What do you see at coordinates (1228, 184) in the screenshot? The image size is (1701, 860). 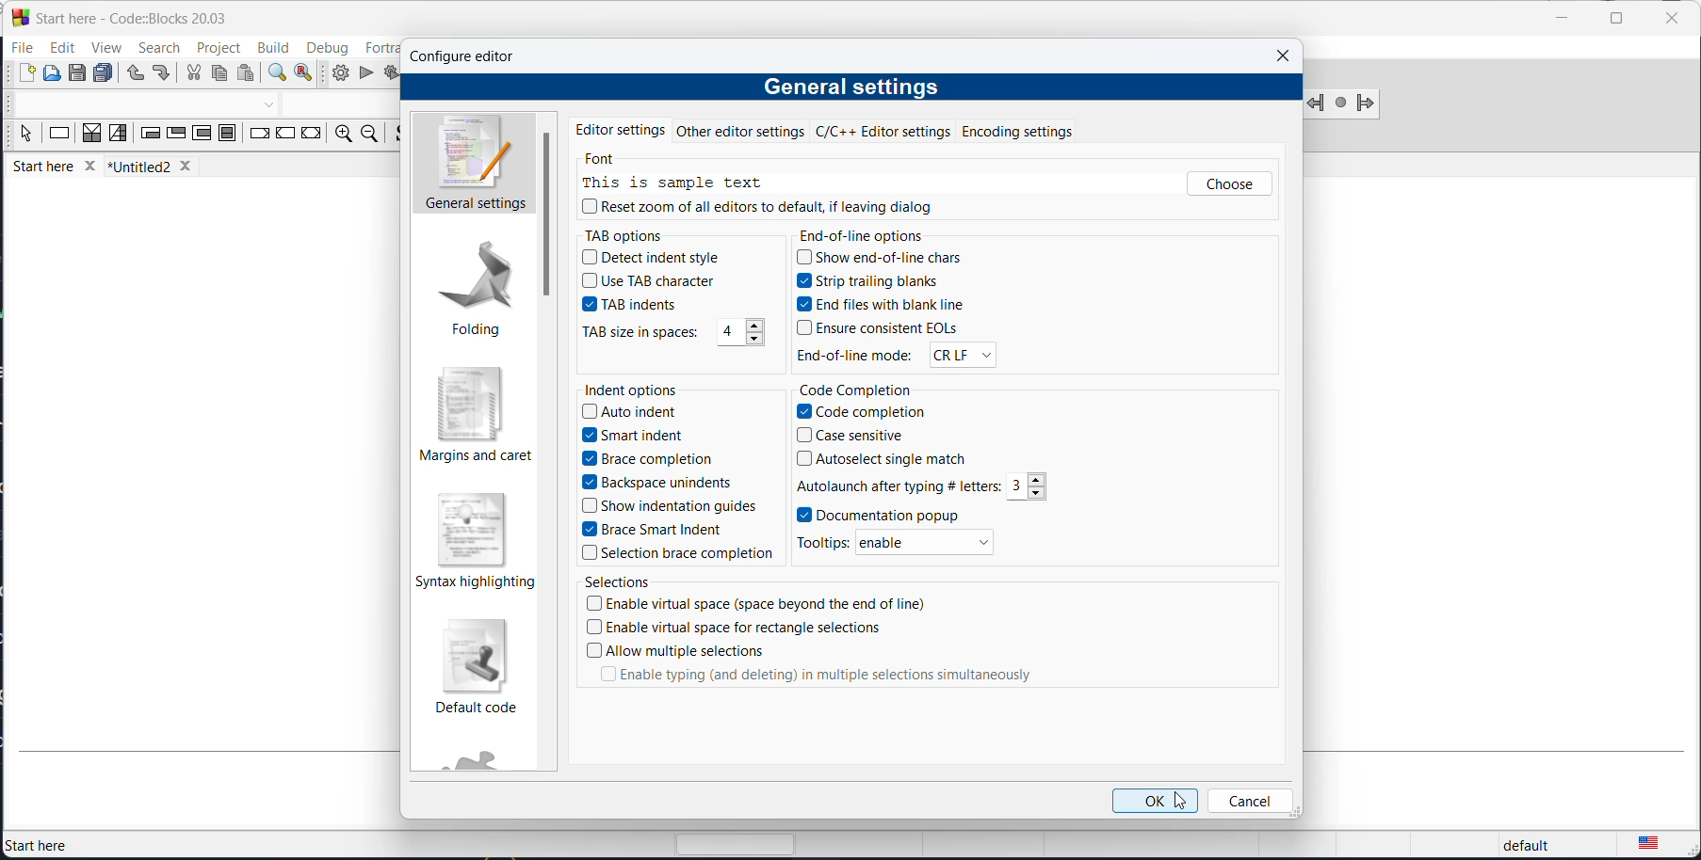 I see `choose` at bounding box center [1228, 184].